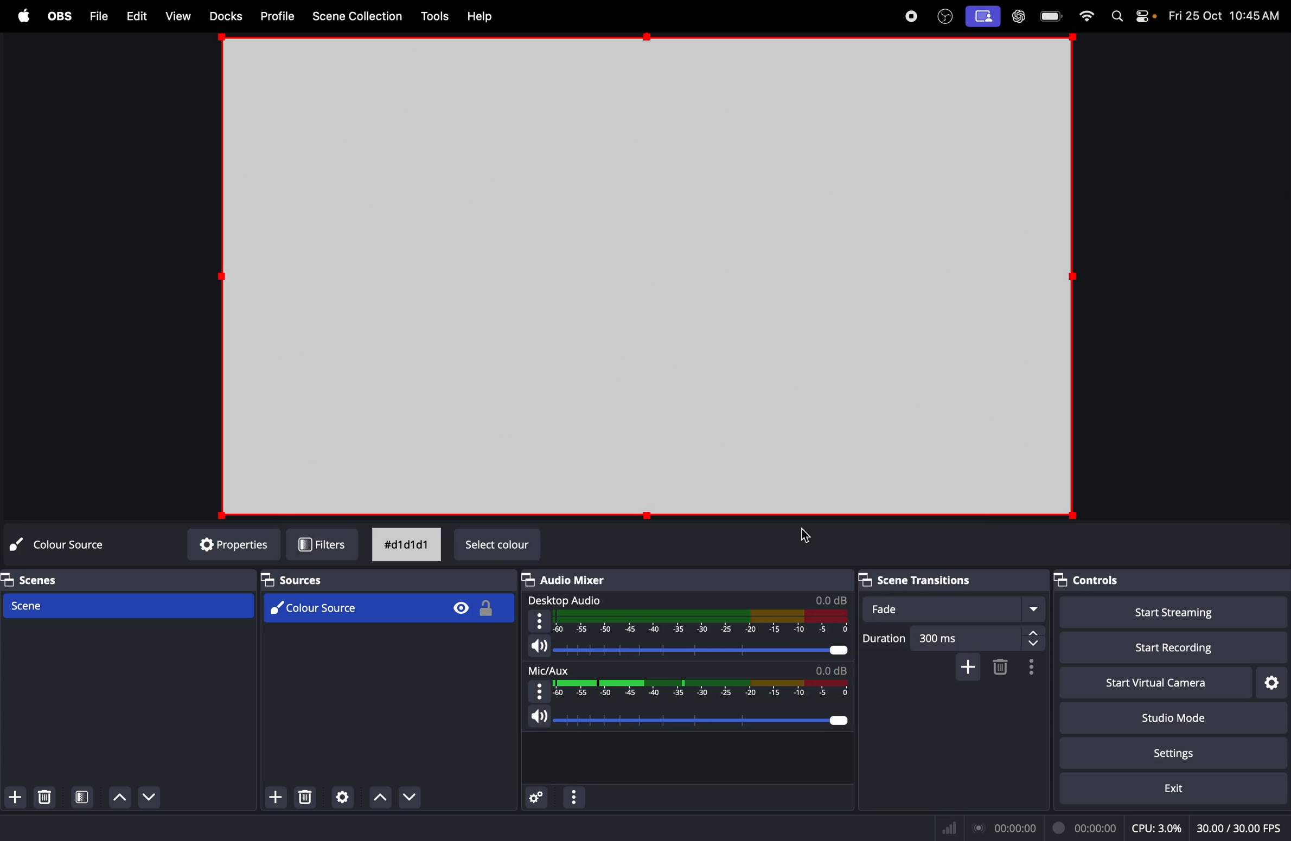  I want to click on screen record, so click(984, 17).